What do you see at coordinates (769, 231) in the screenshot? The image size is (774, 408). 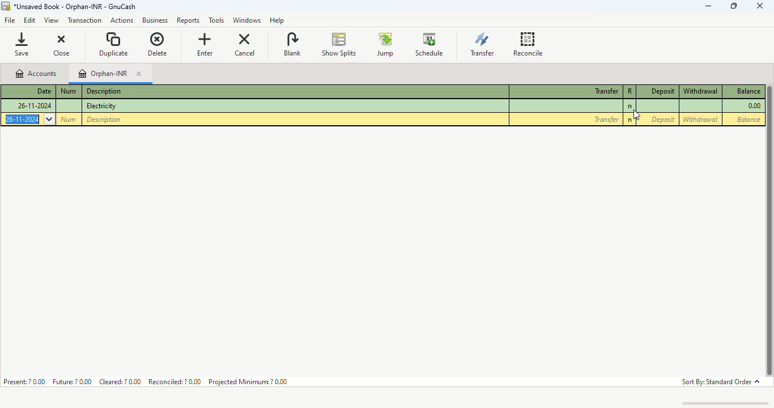 I see `vertical scroll bar` at bounding box center [769, 231].